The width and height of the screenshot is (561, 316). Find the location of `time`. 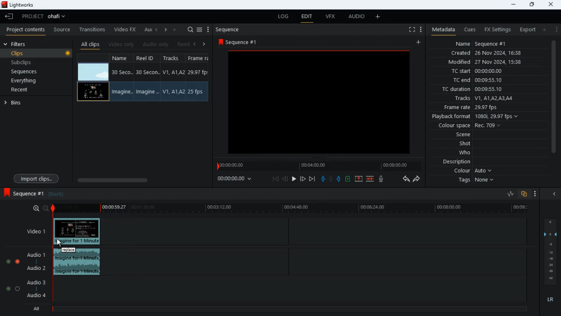

time is located at coordinates (238, 180).